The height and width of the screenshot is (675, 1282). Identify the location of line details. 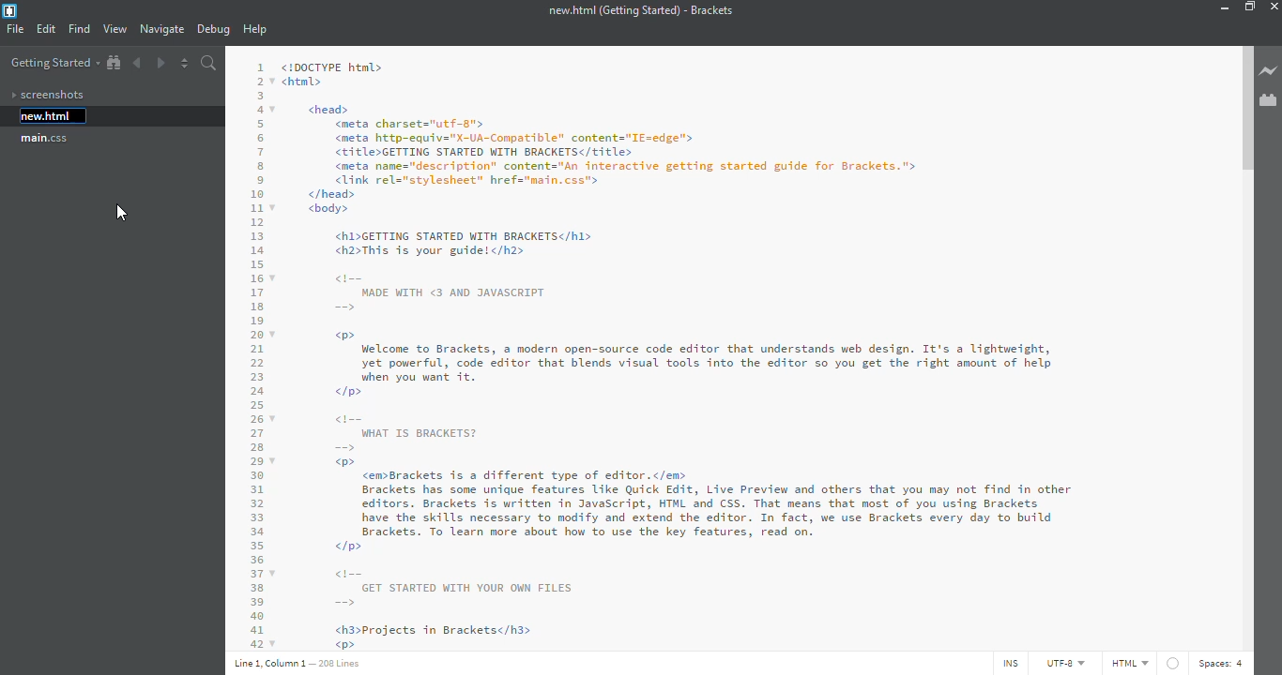
(296, 663).